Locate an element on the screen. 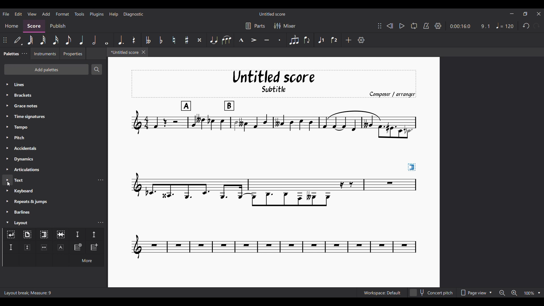 Image resolution: width=544 pixels, height=306 pixels. Insert one measure before selection is located at coordinates (95, 247).